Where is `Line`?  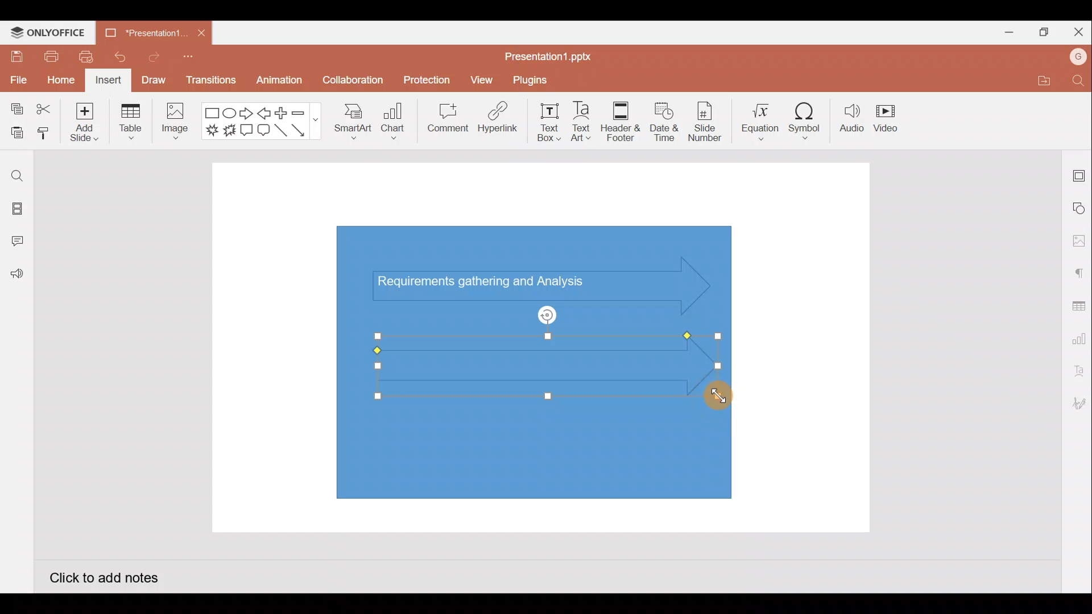 Line is located at coordinates (282, 134).